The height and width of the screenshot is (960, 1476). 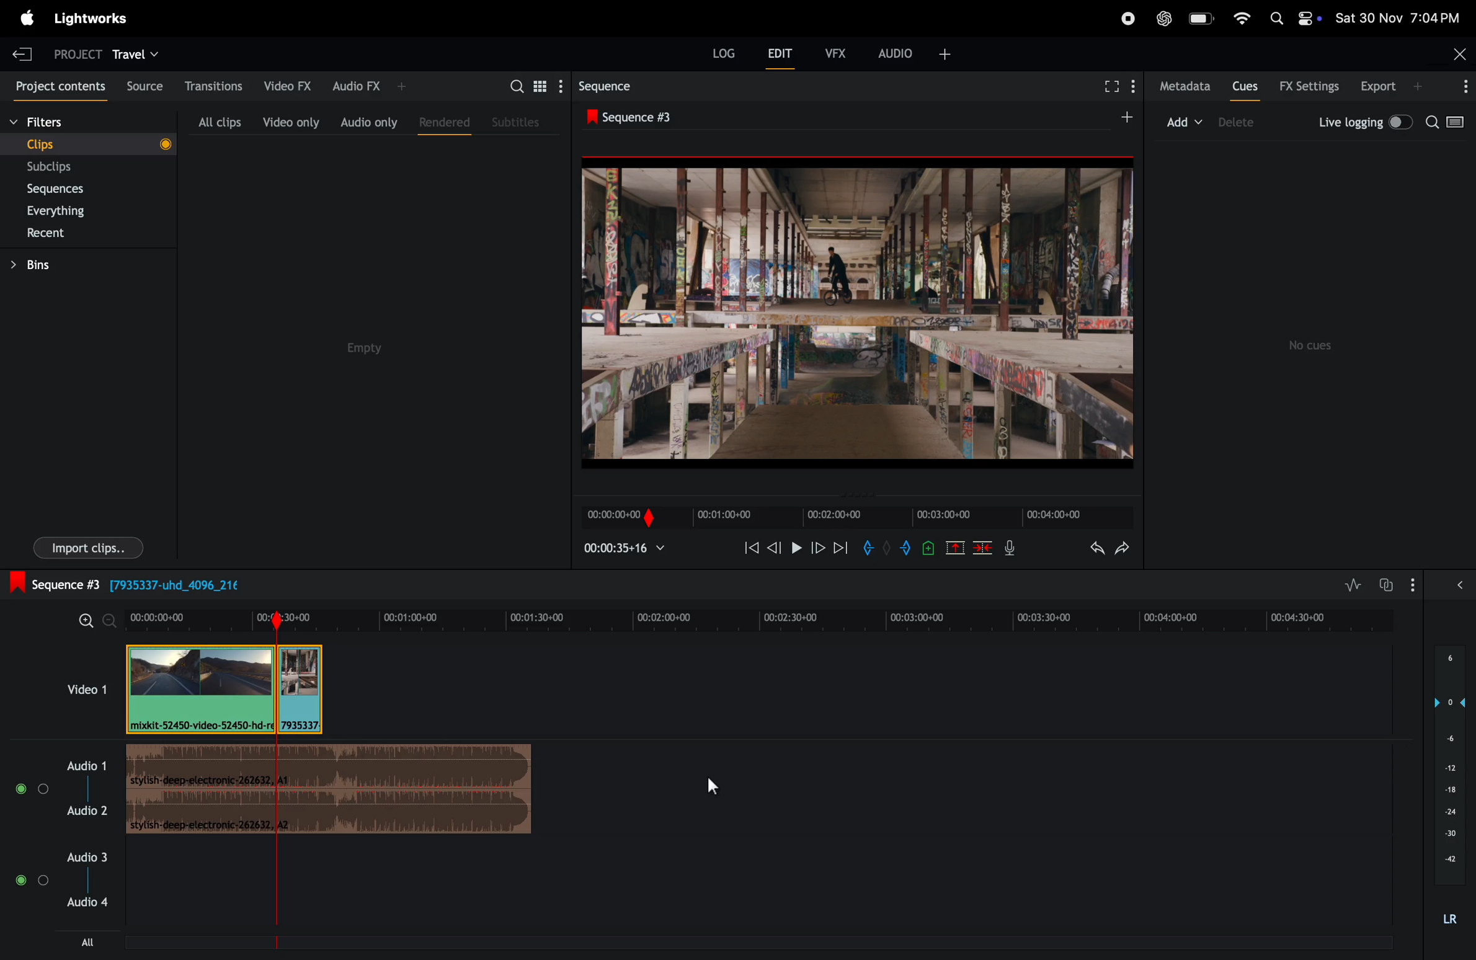 I want to click on source, so click(x=140, y=85).